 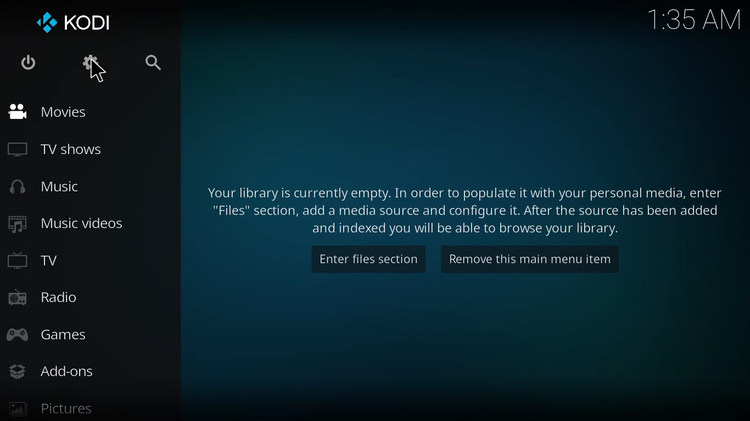 I want to click on pictures, so click(x=49, y=409).